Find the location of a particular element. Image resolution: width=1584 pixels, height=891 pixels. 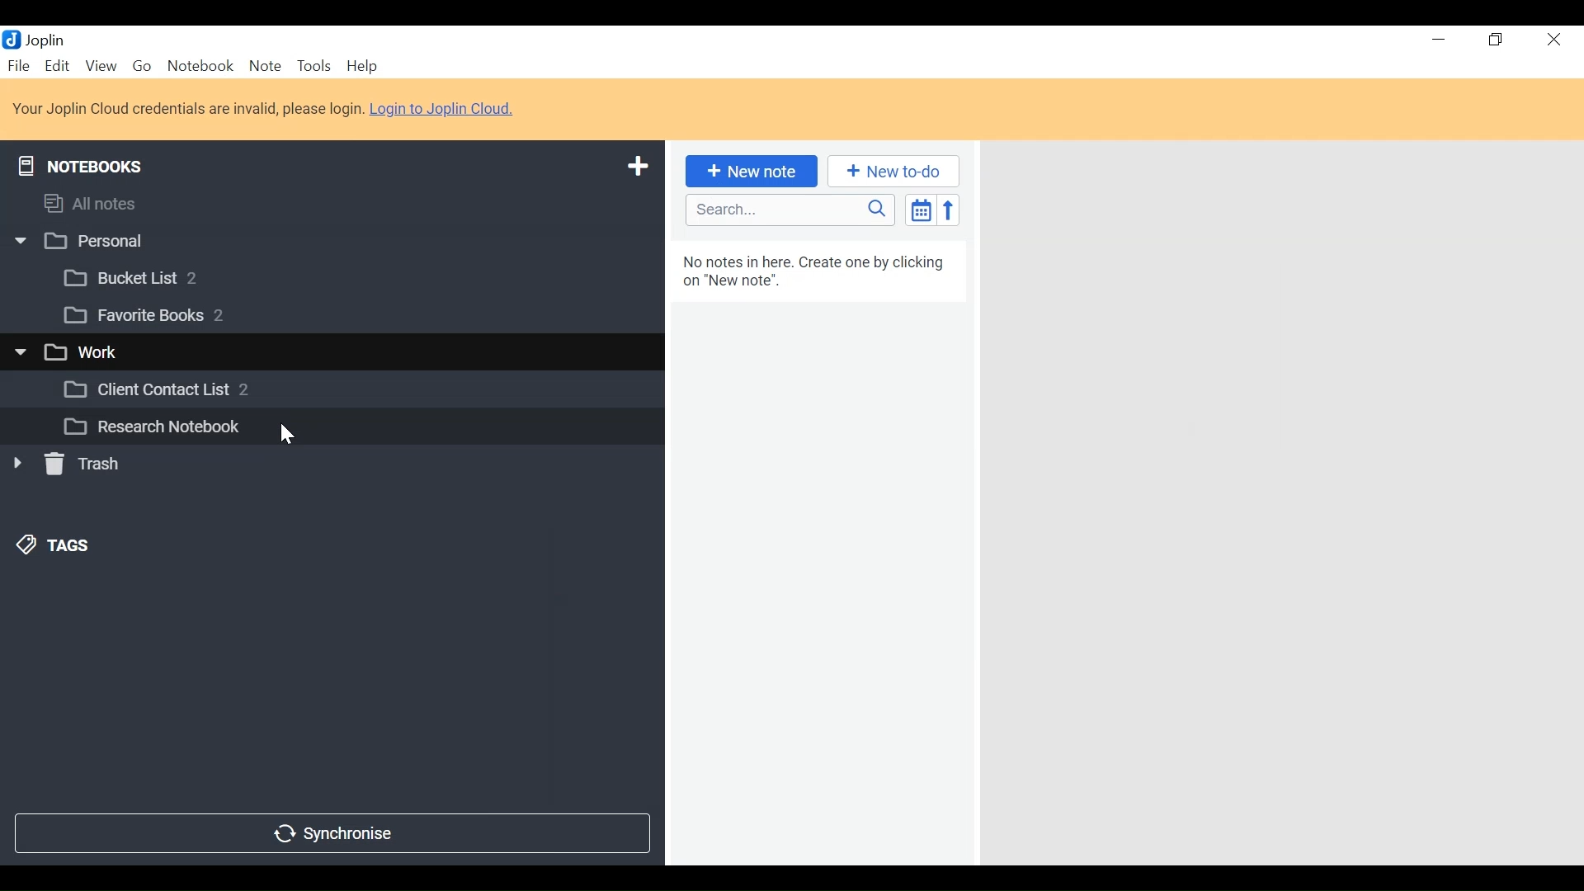

Close is located at coordinates (1551, 40).